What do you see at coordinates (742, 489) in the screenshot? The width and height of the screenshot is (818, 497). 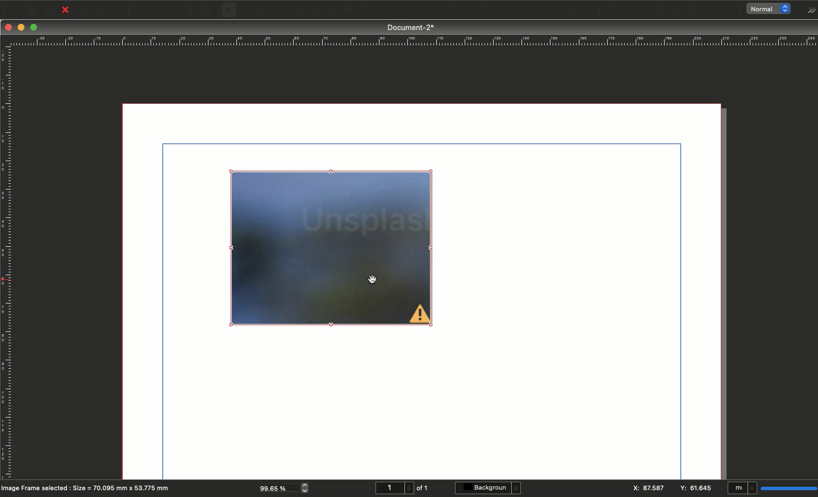 I see `mI` at bounding box center [742, 489].